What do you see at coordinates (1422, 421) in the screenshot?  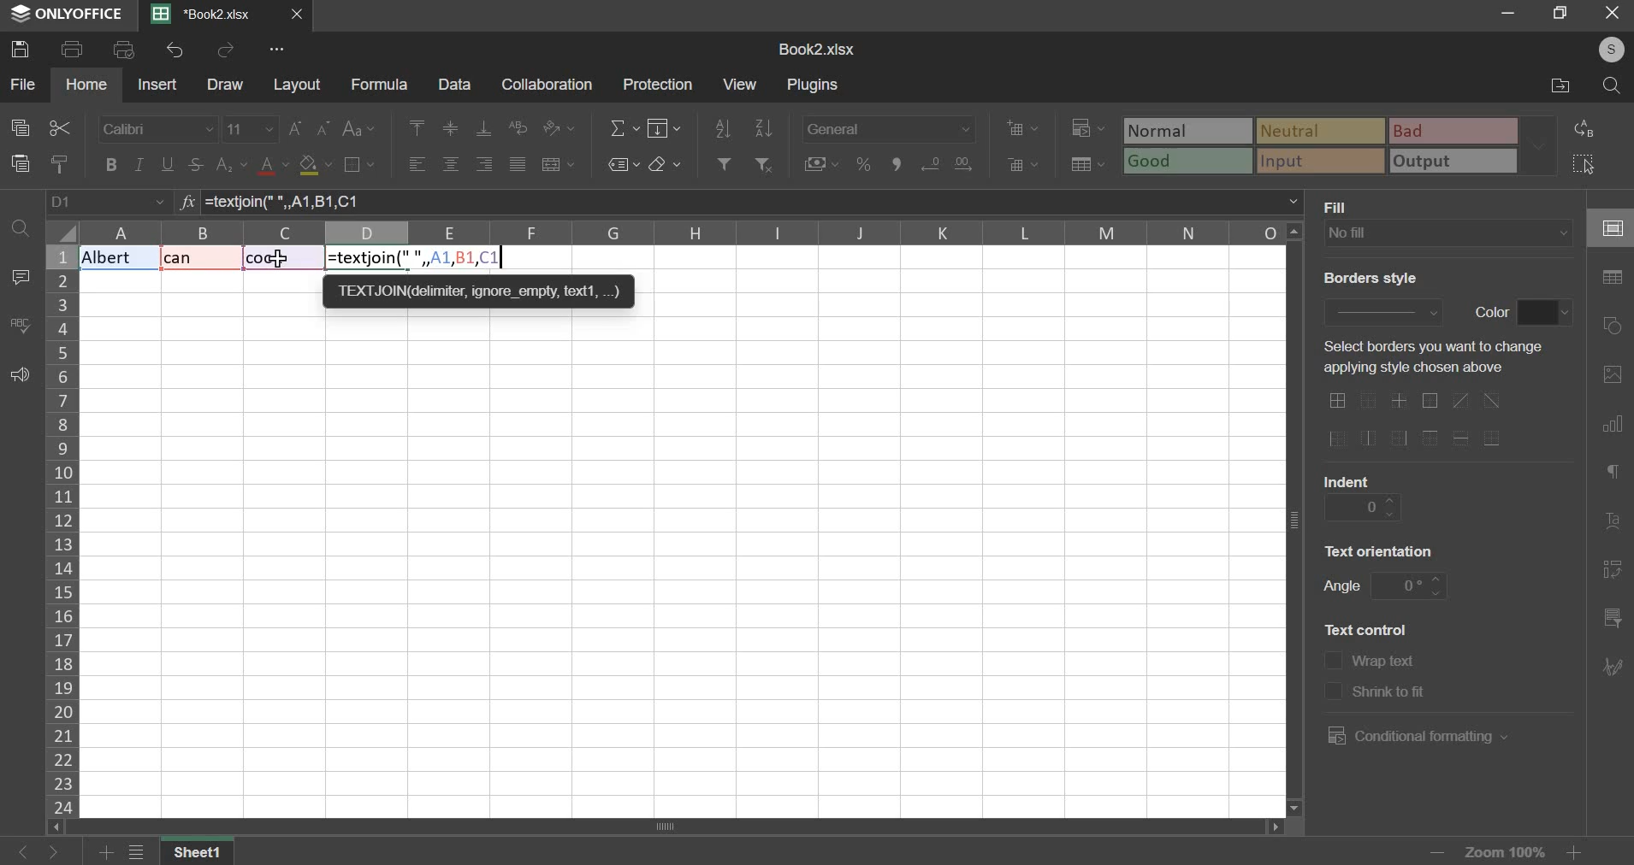 I see `border options` at bounding box center [1422, 421].